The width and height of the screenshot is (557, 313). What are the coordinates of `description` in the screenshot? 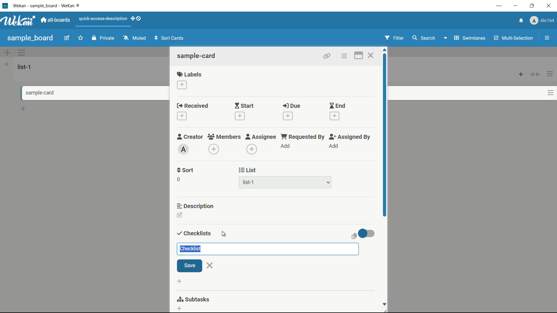 It's located at (196, 205).